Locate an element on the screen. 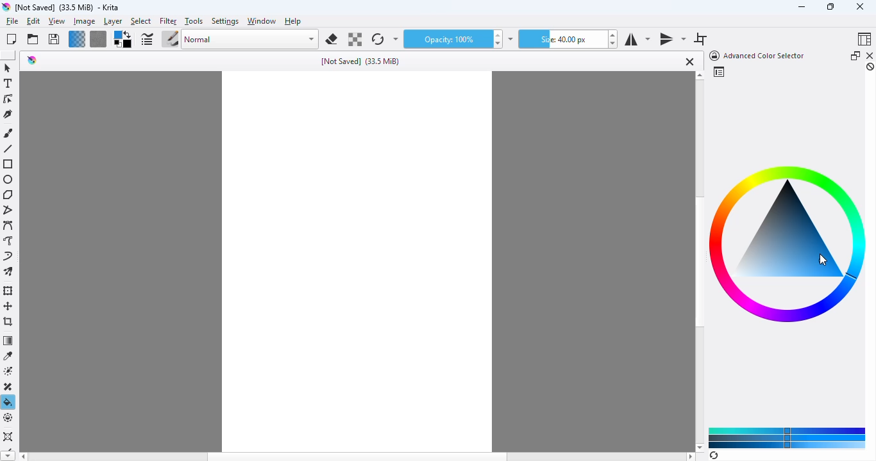  scroll down is located at coordinates (8, 456).